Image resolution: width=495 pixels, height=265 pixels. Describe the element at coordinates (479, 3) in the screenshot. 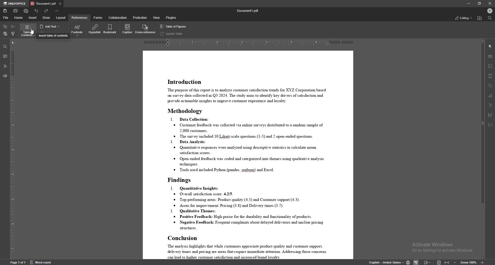

I see `resize` at that location.